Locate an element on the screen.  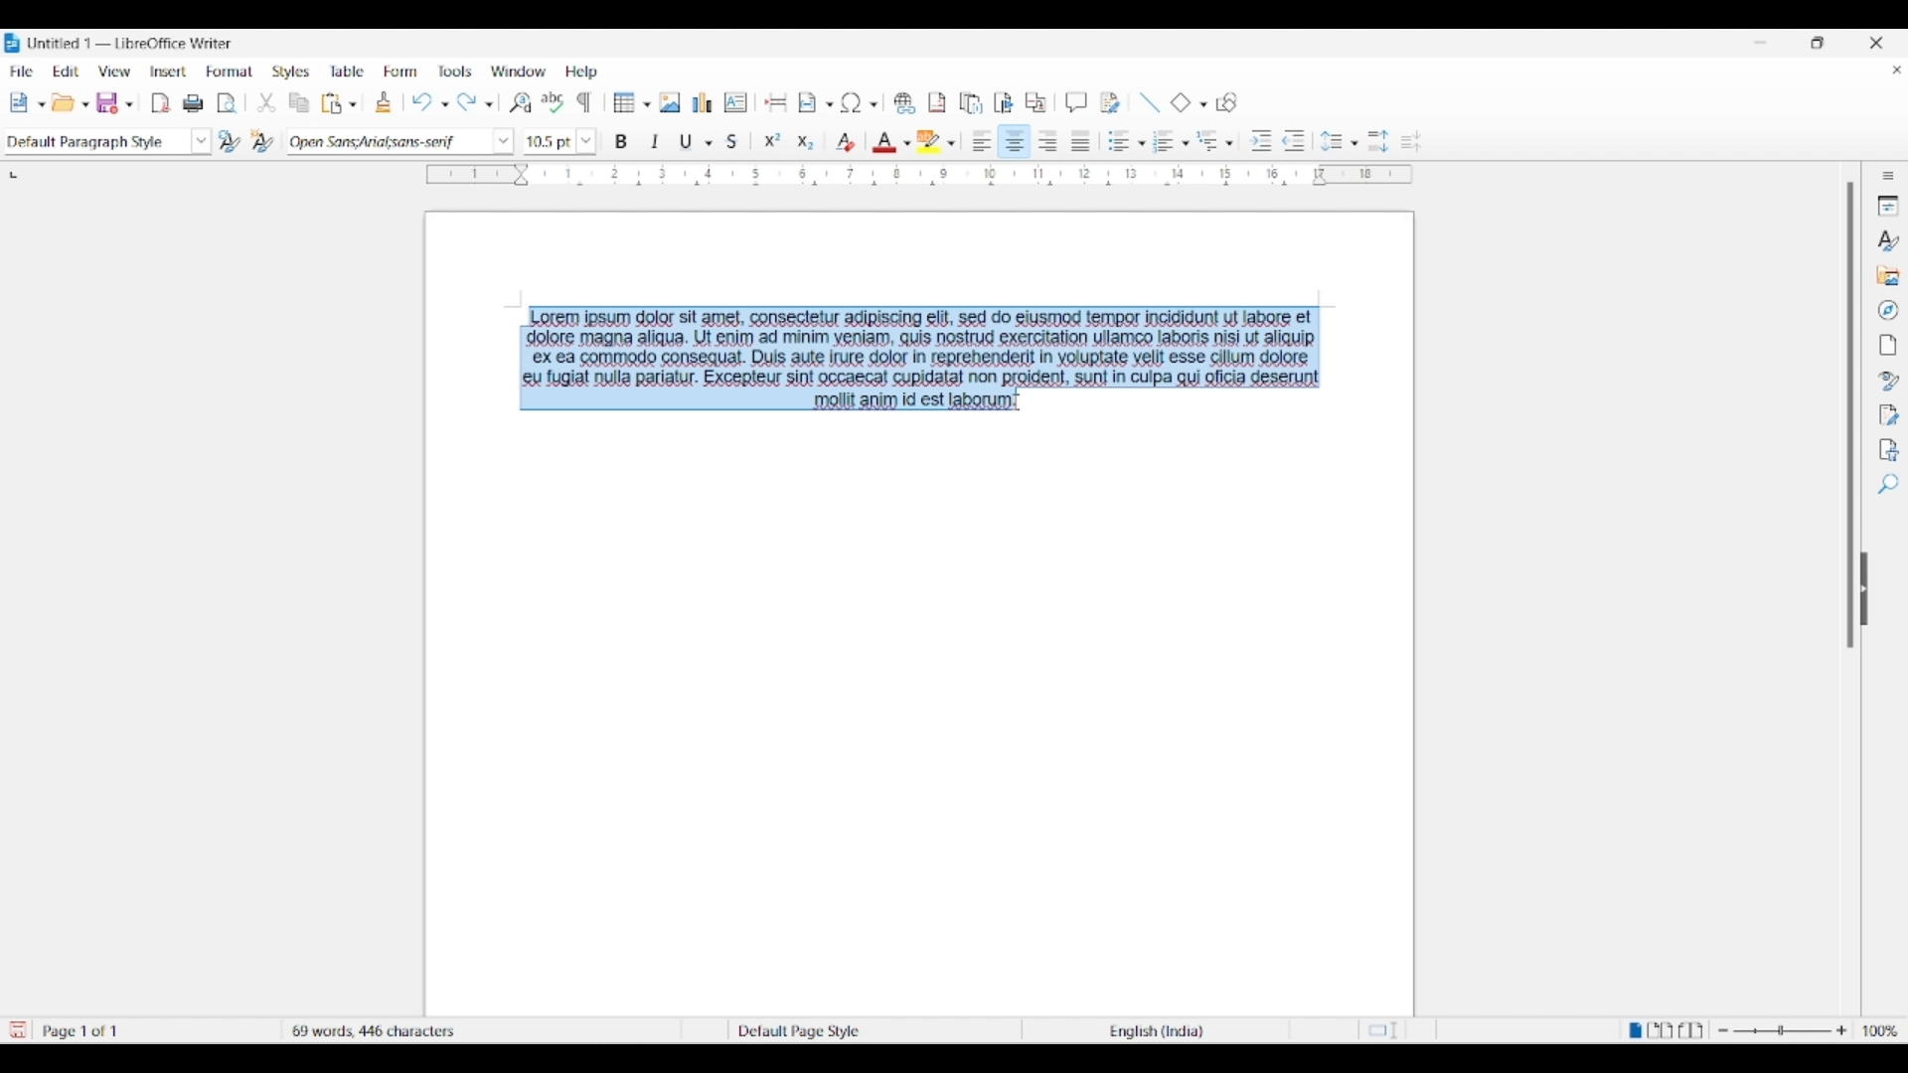
Insert chart is located at coordinates (703, 102).